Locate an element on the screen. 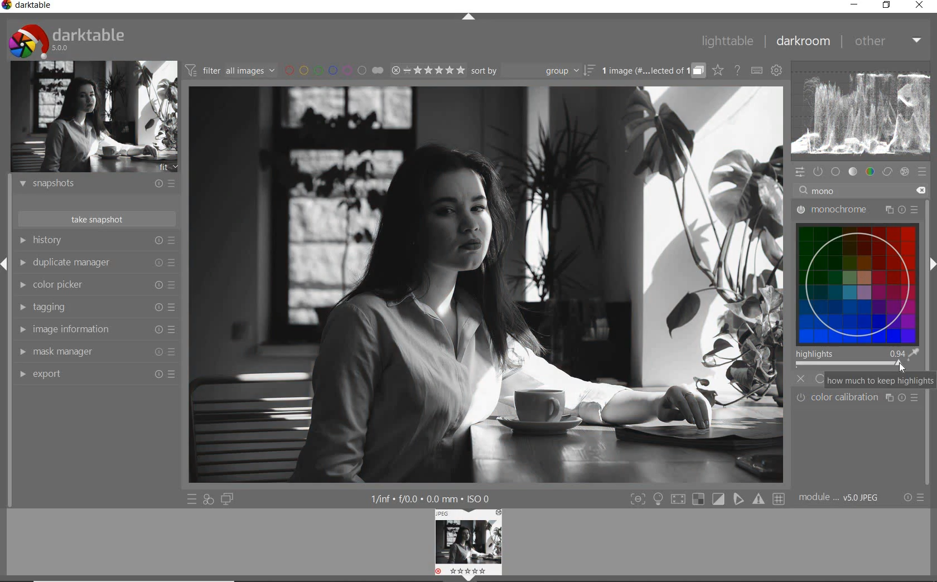 The image size is (937, 582). image information is located at coordinates (96, 330).